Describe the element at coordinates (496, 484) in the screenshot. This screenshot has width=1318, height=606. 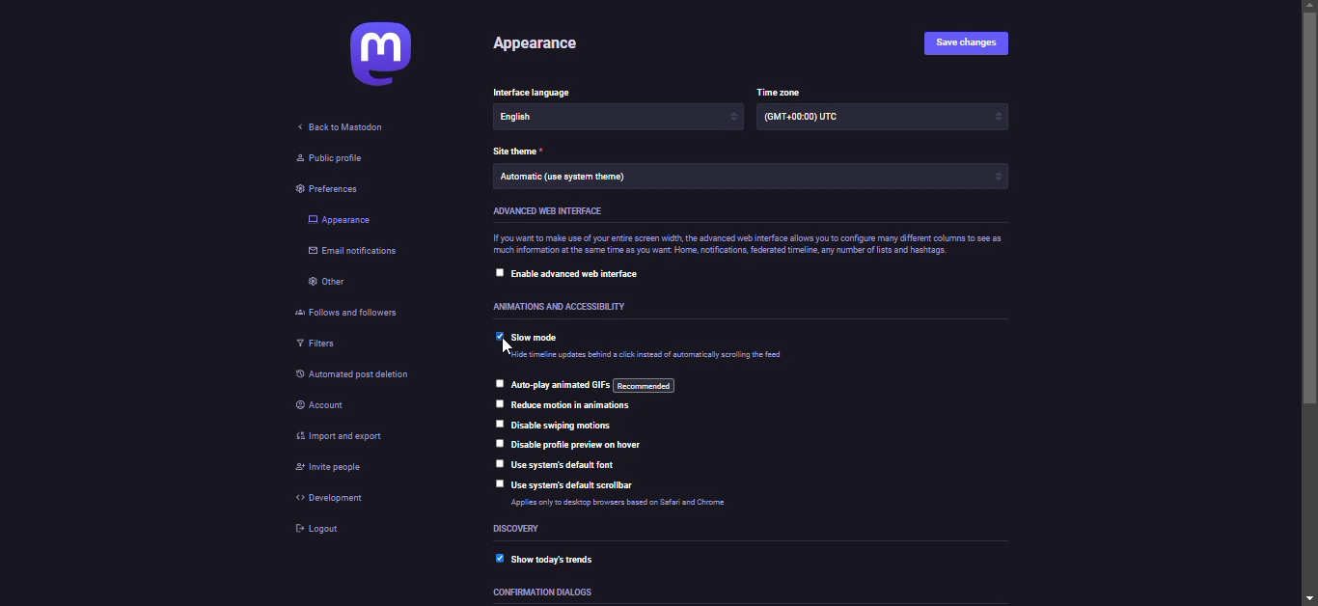
I see `click to select` at that location.